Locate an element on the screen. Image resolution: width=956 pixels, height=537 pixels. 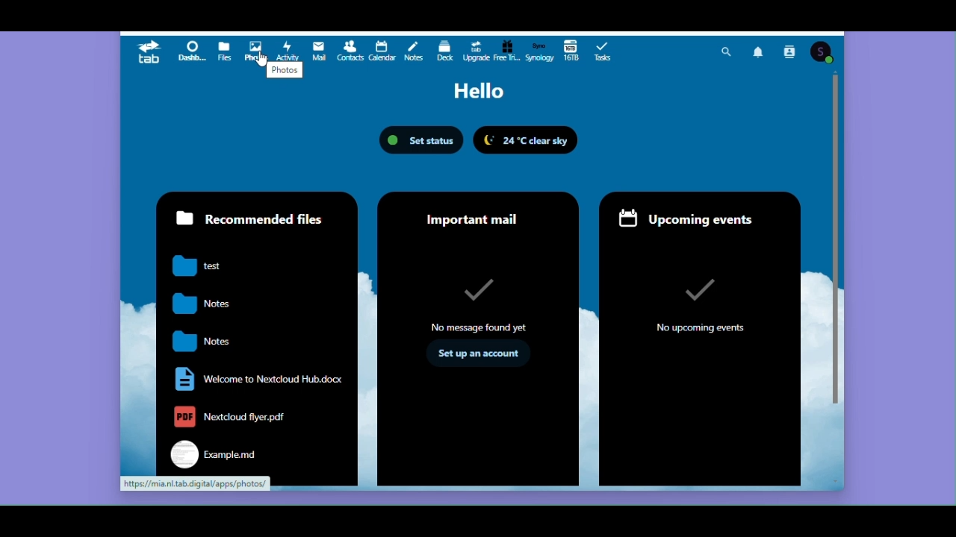
Vertical scroll bar is located at coordinates (836, 248).